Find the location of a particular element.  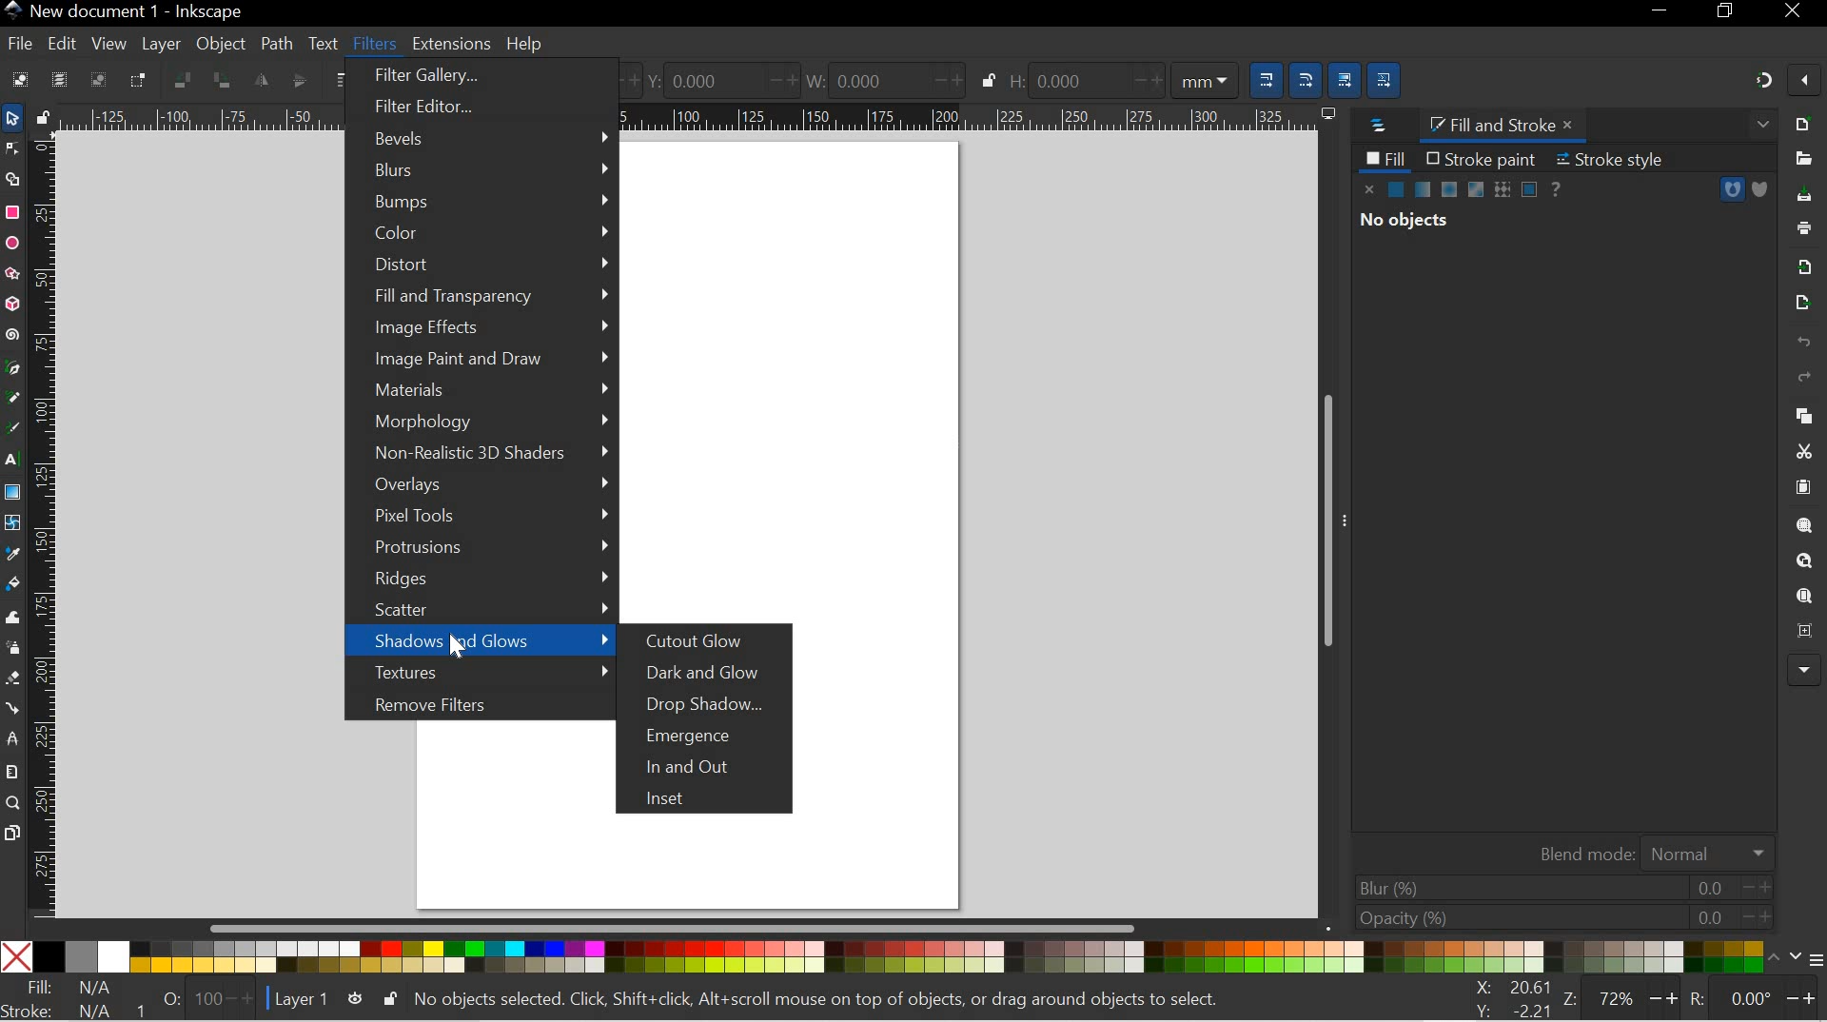

LAYERS AND OBJECTS is located at coordinates (1375, 127).